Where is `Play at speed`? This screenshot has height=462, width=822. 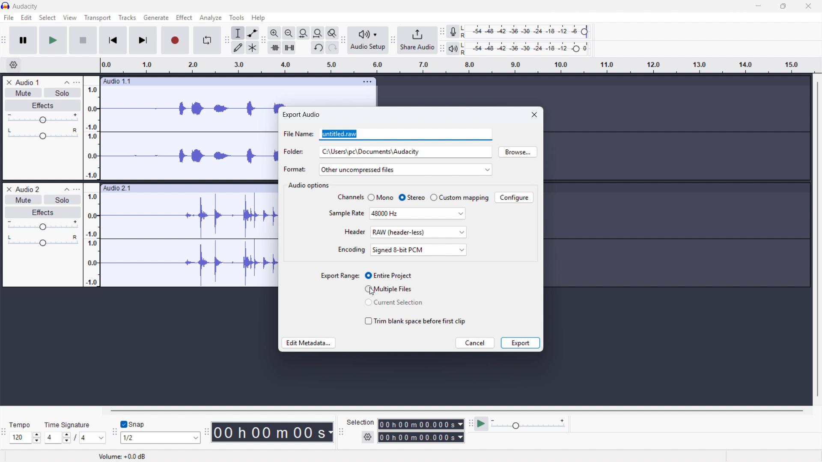
Play at speed is located at coordinates (481, 424).